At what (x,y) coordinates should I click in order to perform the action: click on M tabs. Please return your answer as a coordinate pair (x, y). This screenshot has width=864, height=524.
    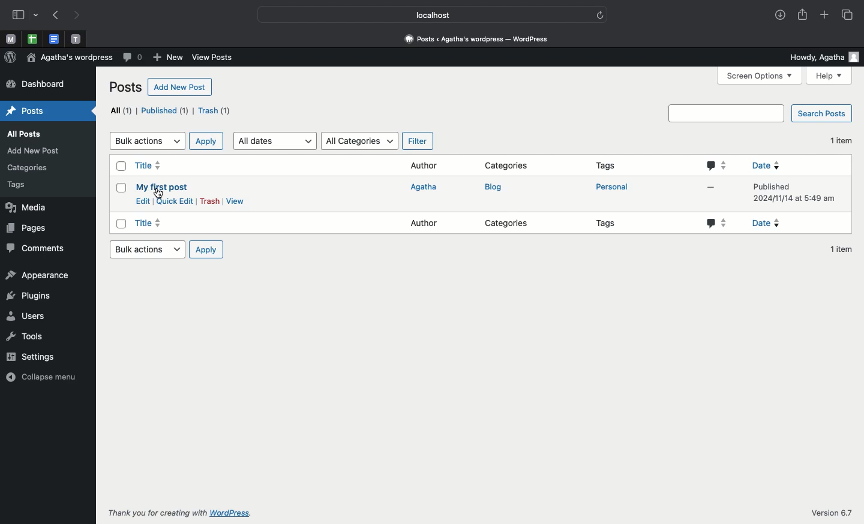
    Looking at the image, I should click on (9, 38).